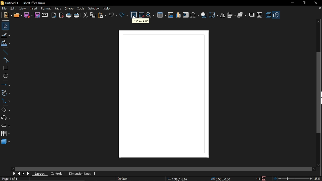 This screenshot has height=181, width=322. What do you see at coordinates (140, 21) in the screenshot?
I see `Display grid` at bounding box center [140, 21].